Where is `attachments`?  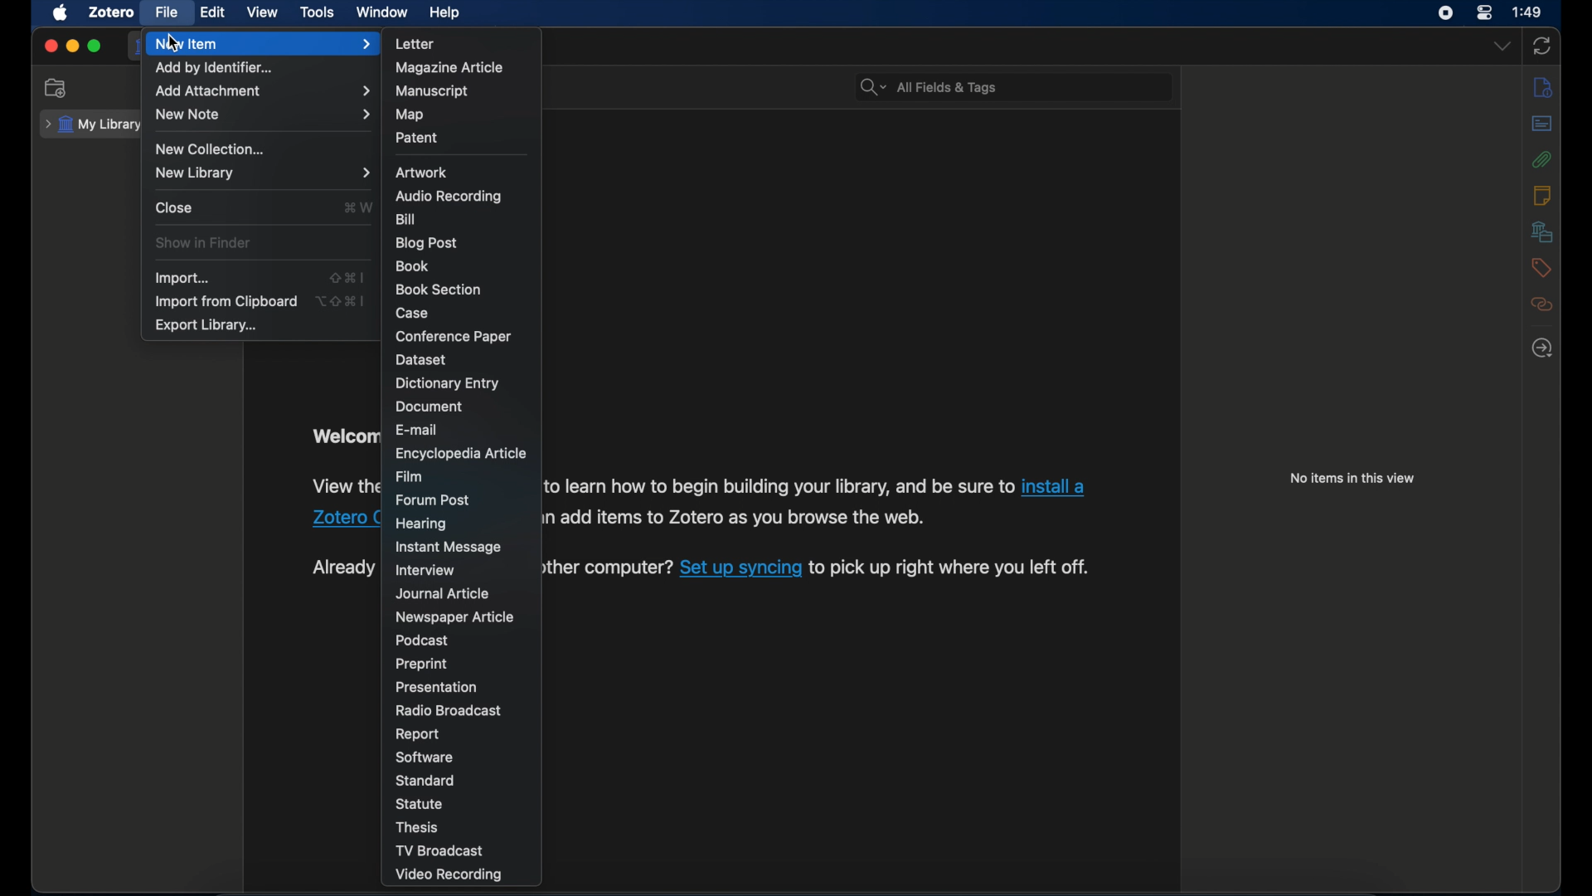 attachments is located at coordinates (1542, 159).